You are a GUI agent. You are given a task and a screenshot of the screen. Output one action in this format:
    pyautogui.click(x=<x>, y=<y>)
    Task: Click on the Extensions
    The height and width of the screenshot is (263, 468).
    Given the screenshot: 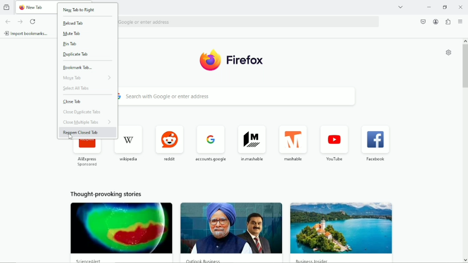 What is the action you would take?
    pyautogui.click(x=448, y=22)
    